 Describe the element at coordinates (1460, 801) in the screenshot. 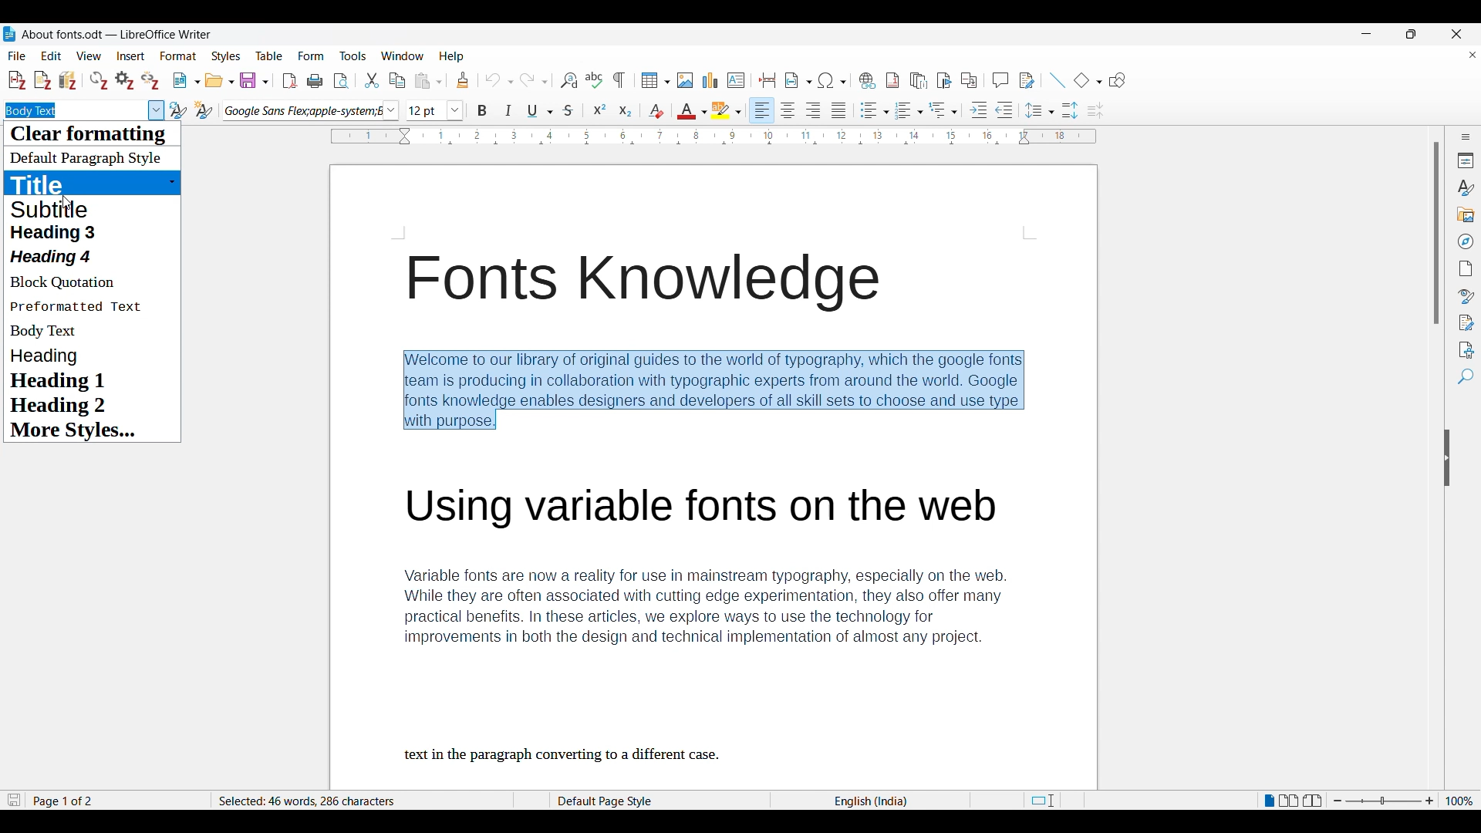

I see `Current zoom factor` at that location.